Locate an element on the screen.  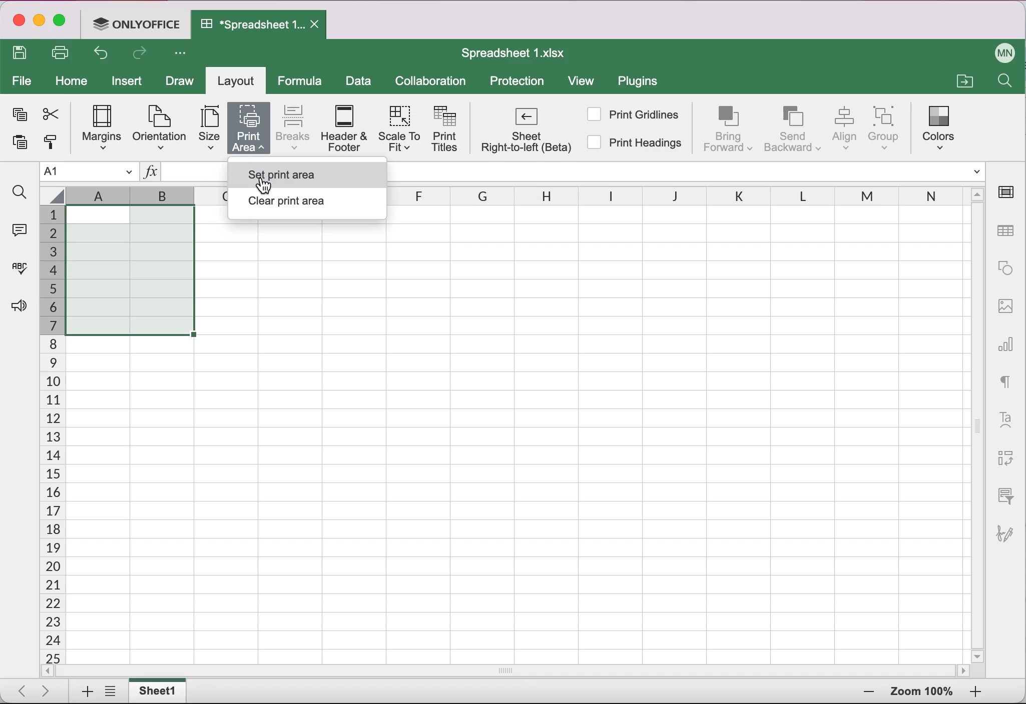
Name manager A1 is located at coordinates (89, 172).